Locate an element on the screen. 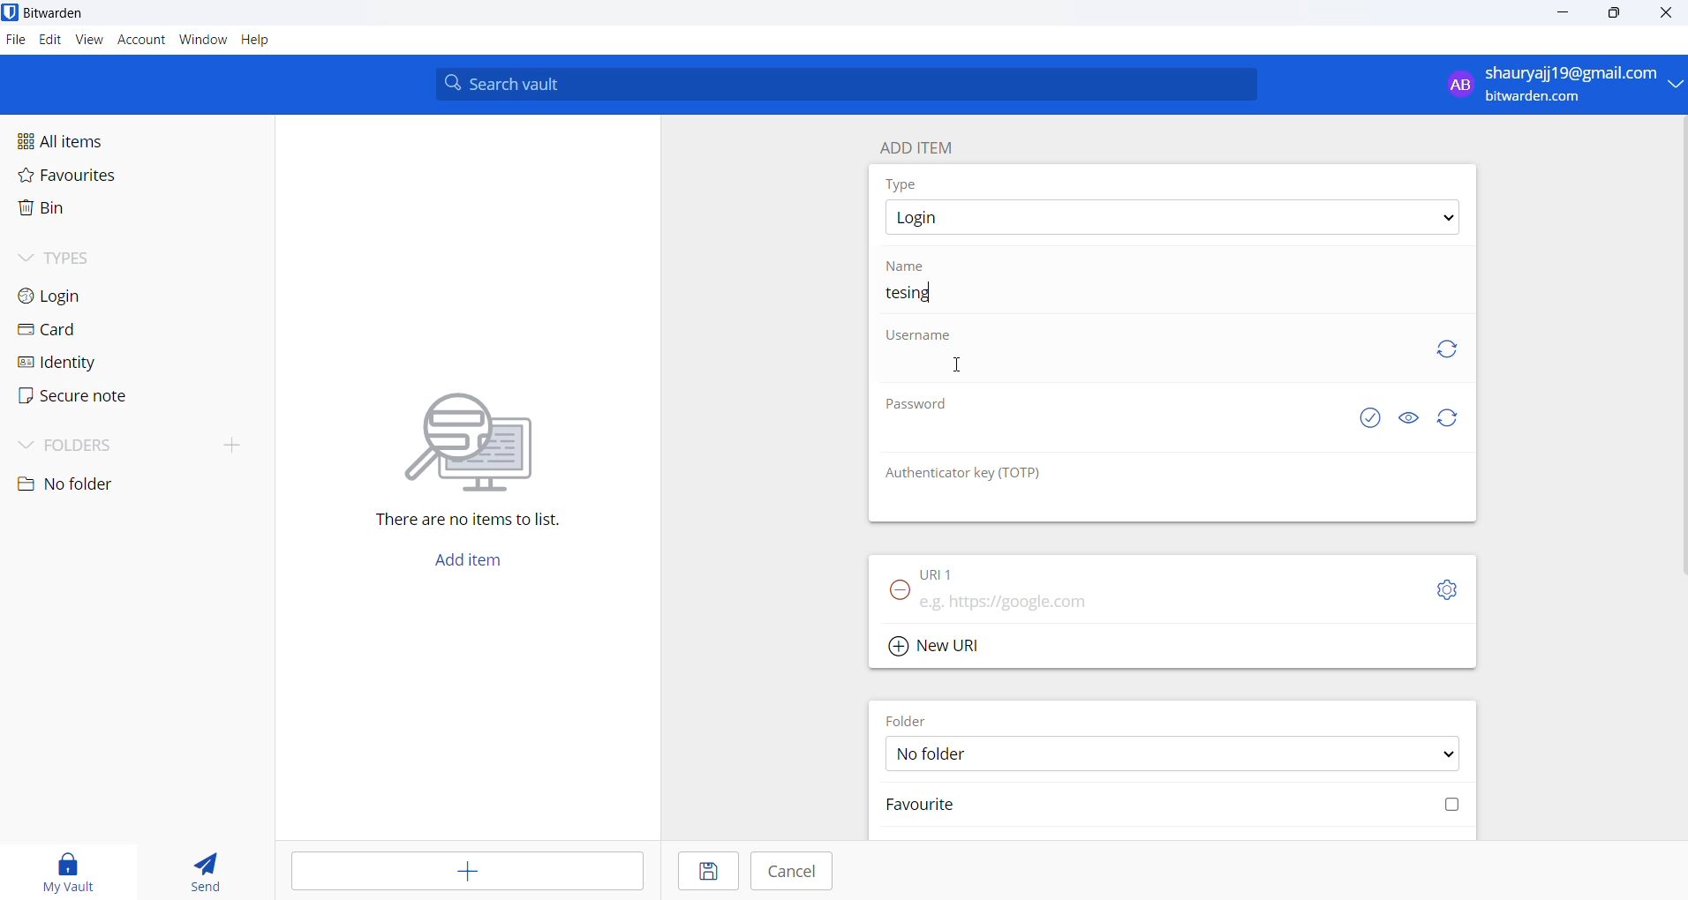 Image resolution: width=1688 pixels, height=900 pixels. OTP text box is located at coordinates (1155, 504).